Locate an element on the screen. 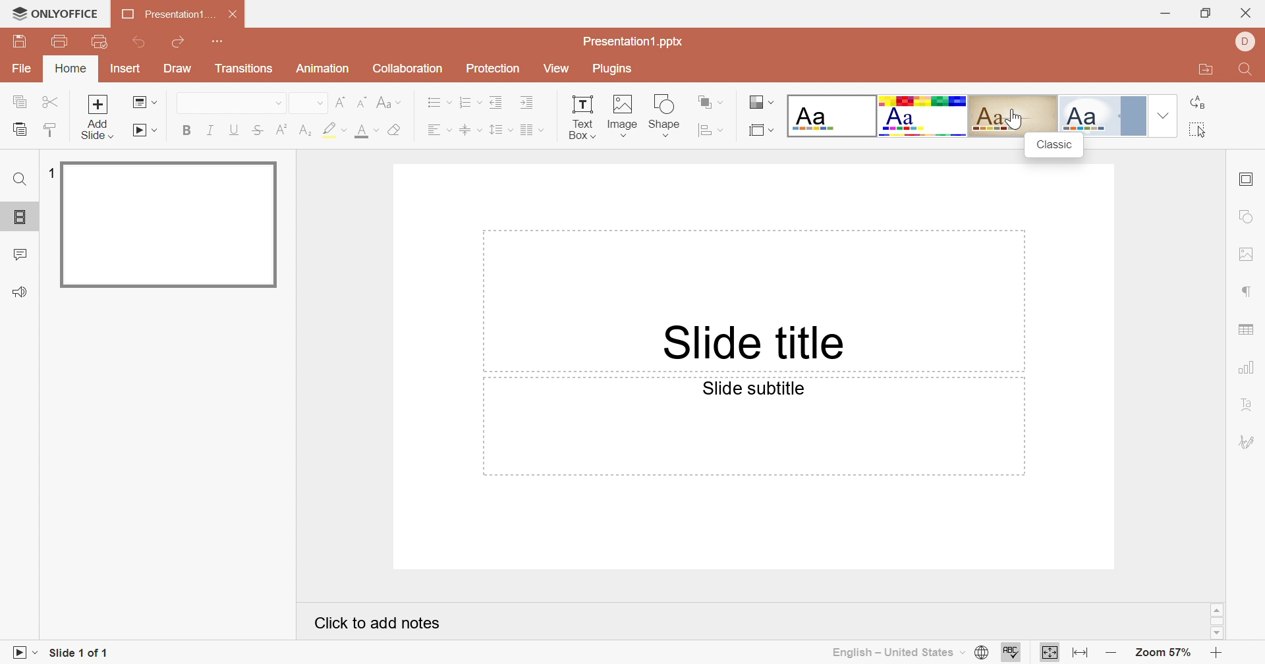  Drop Down is located at coordinates (320, 103).